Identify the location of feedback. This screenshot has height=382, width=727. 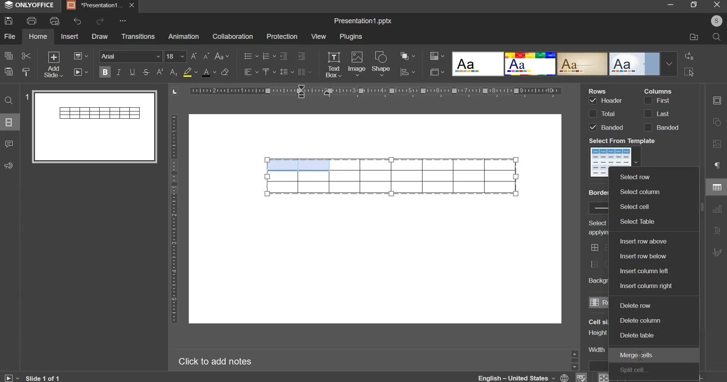
(8, 166).